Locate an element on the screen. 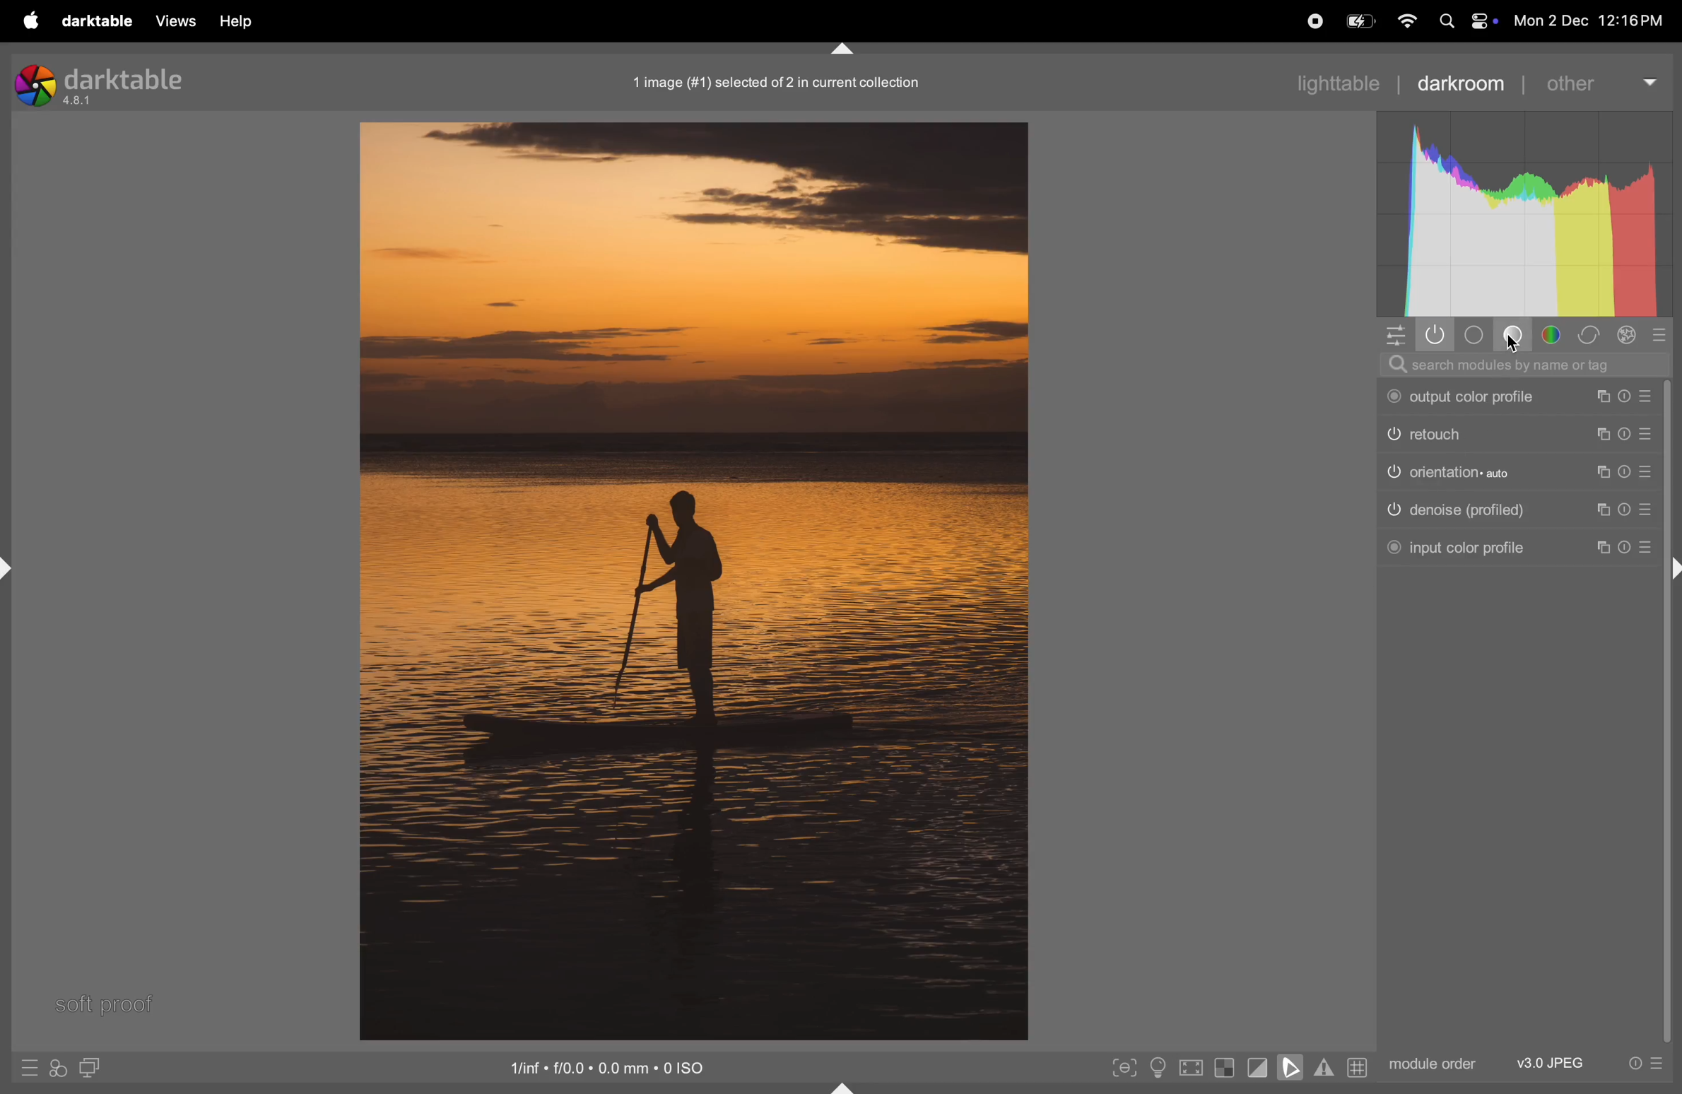 This screenshot has width=1682, height=1094. orientation is located at coordinates (1517, 471).